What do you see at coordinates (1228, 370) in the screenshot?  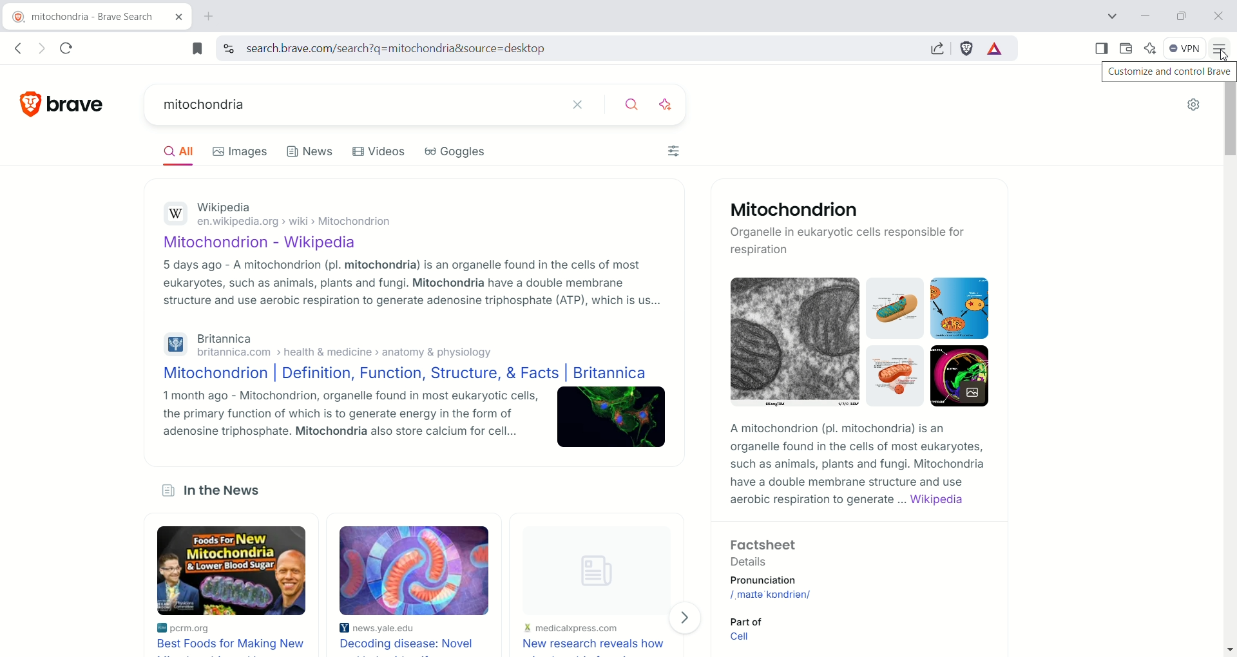 I see `vertical scroll bar` at bounding box center [1228, 370].